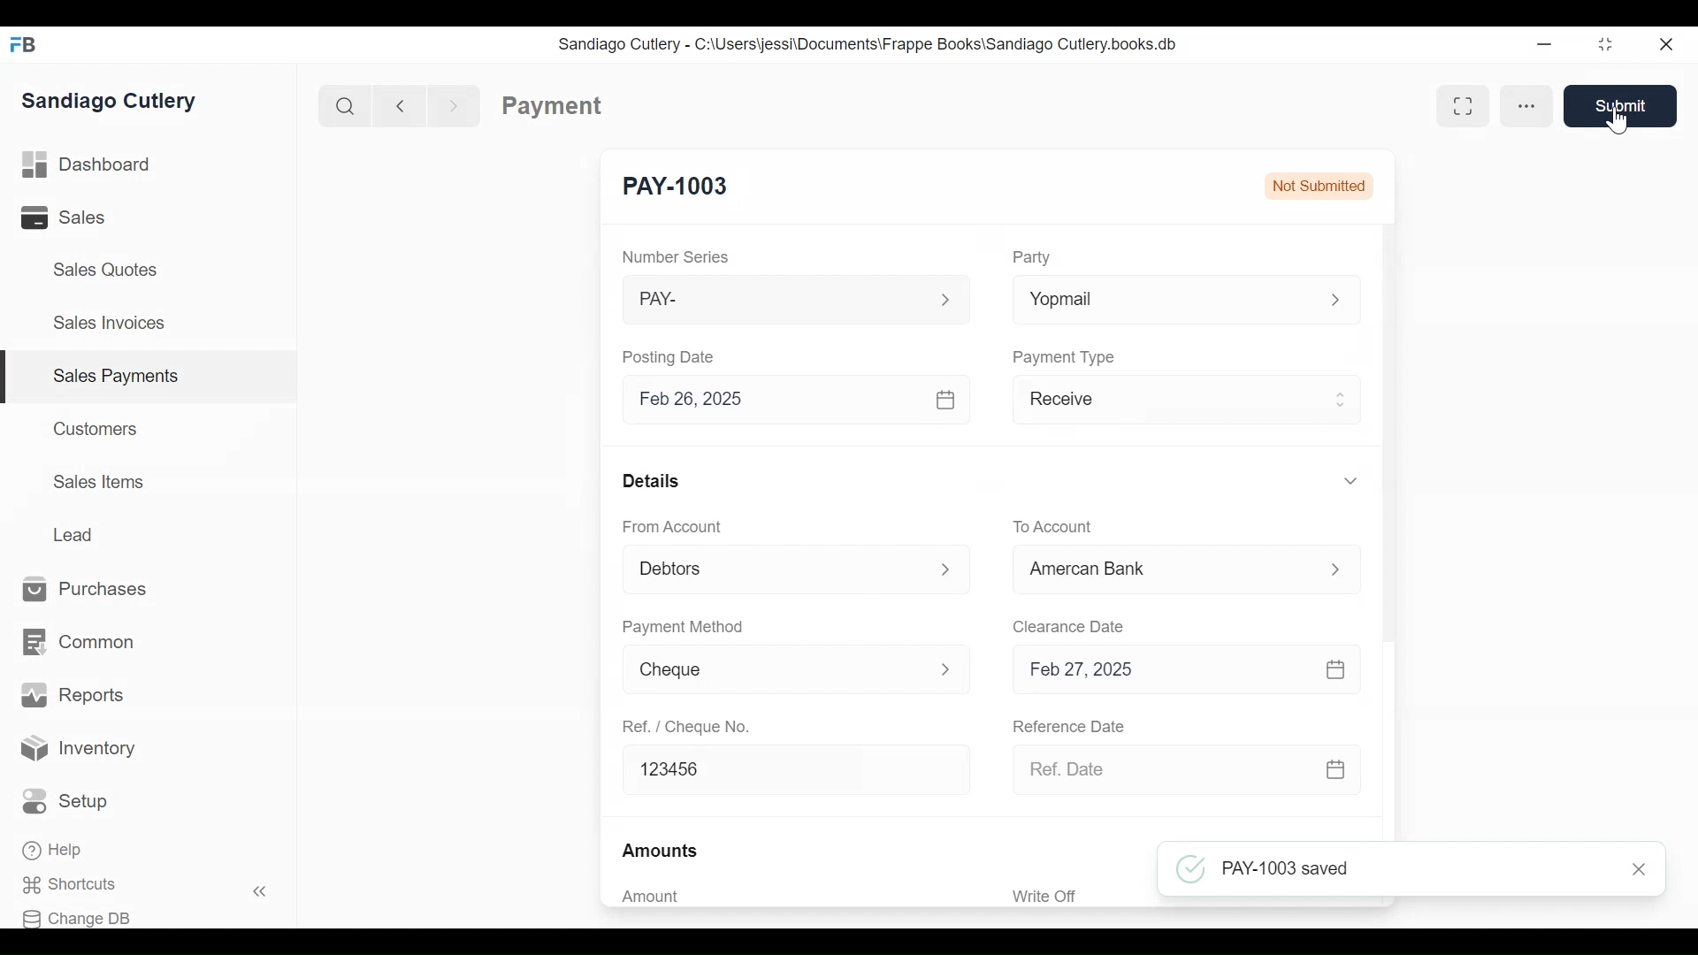 This screenshot has width=1698, height=955. Describe the element at coordinates (1167, 570) in the screenshot. I see `American Bank` at that location.